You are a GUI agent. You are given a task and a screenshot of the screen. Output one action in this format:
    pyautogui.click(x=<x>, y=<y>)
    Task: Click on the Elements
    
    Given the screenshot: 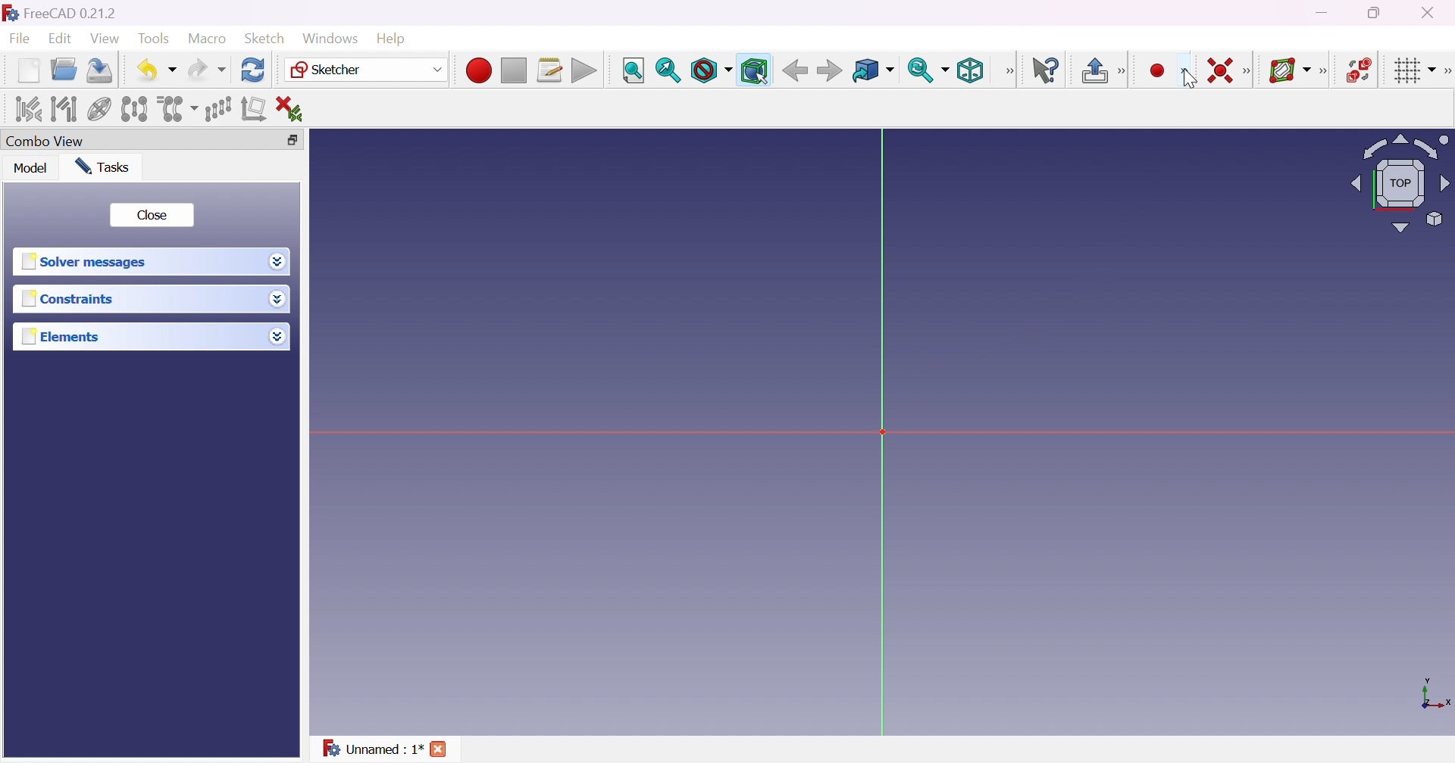 What is the action you would take?
    pyautogui.click(x=63, y=336)
    